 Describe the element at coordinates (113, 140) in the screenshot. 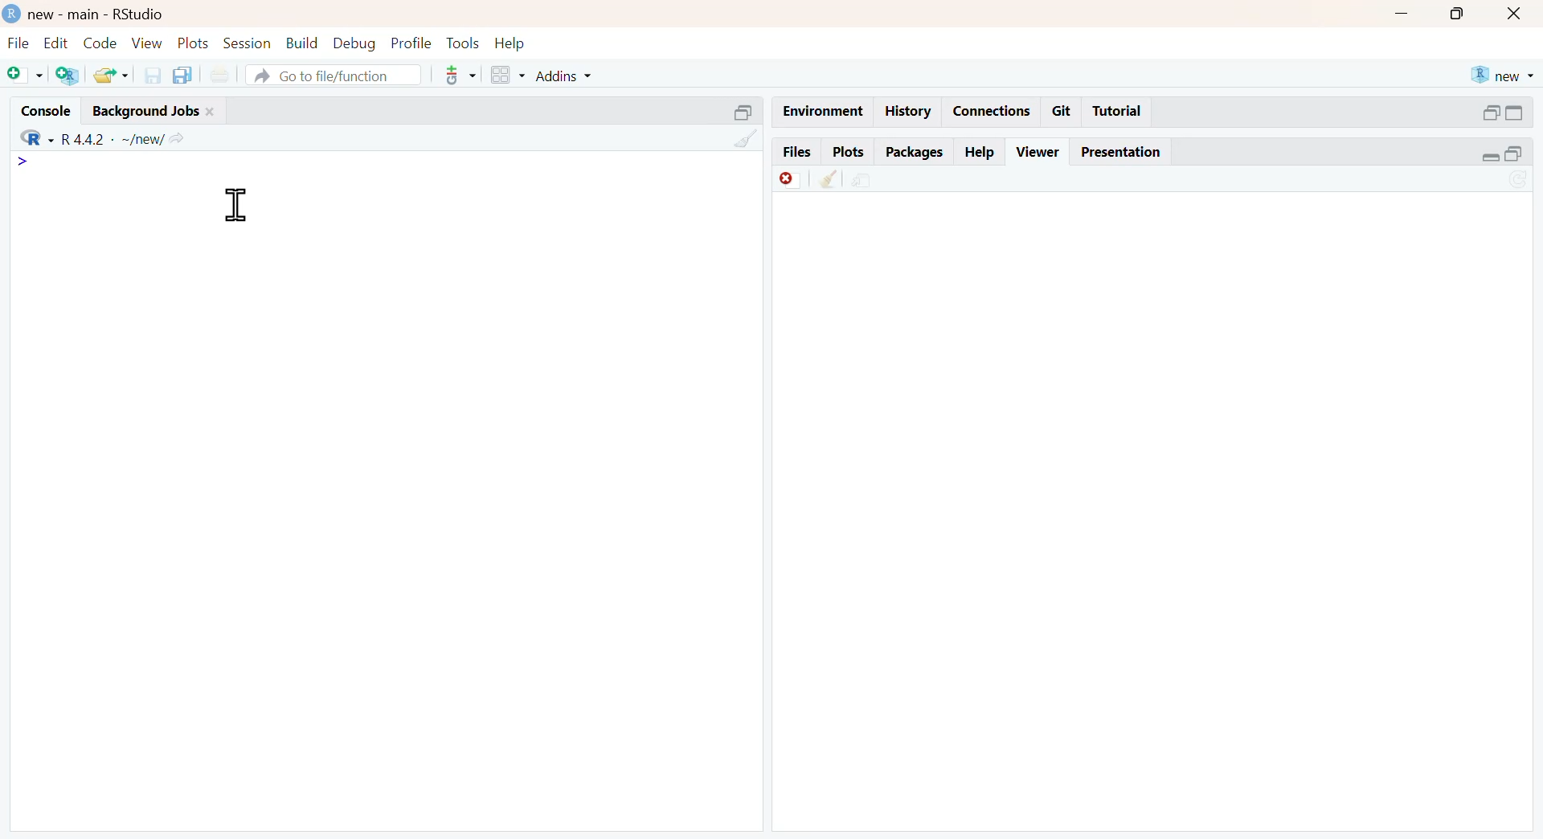

I see `R 4.4.2 ~/new/` at that location.